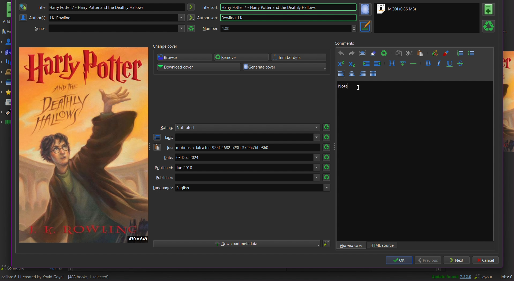 The height and width of the screenshot is (281, 514). What do you see at coordinates (361, 85) in the screenshot?
I see `Cursor` at bounding box center [361, 85].